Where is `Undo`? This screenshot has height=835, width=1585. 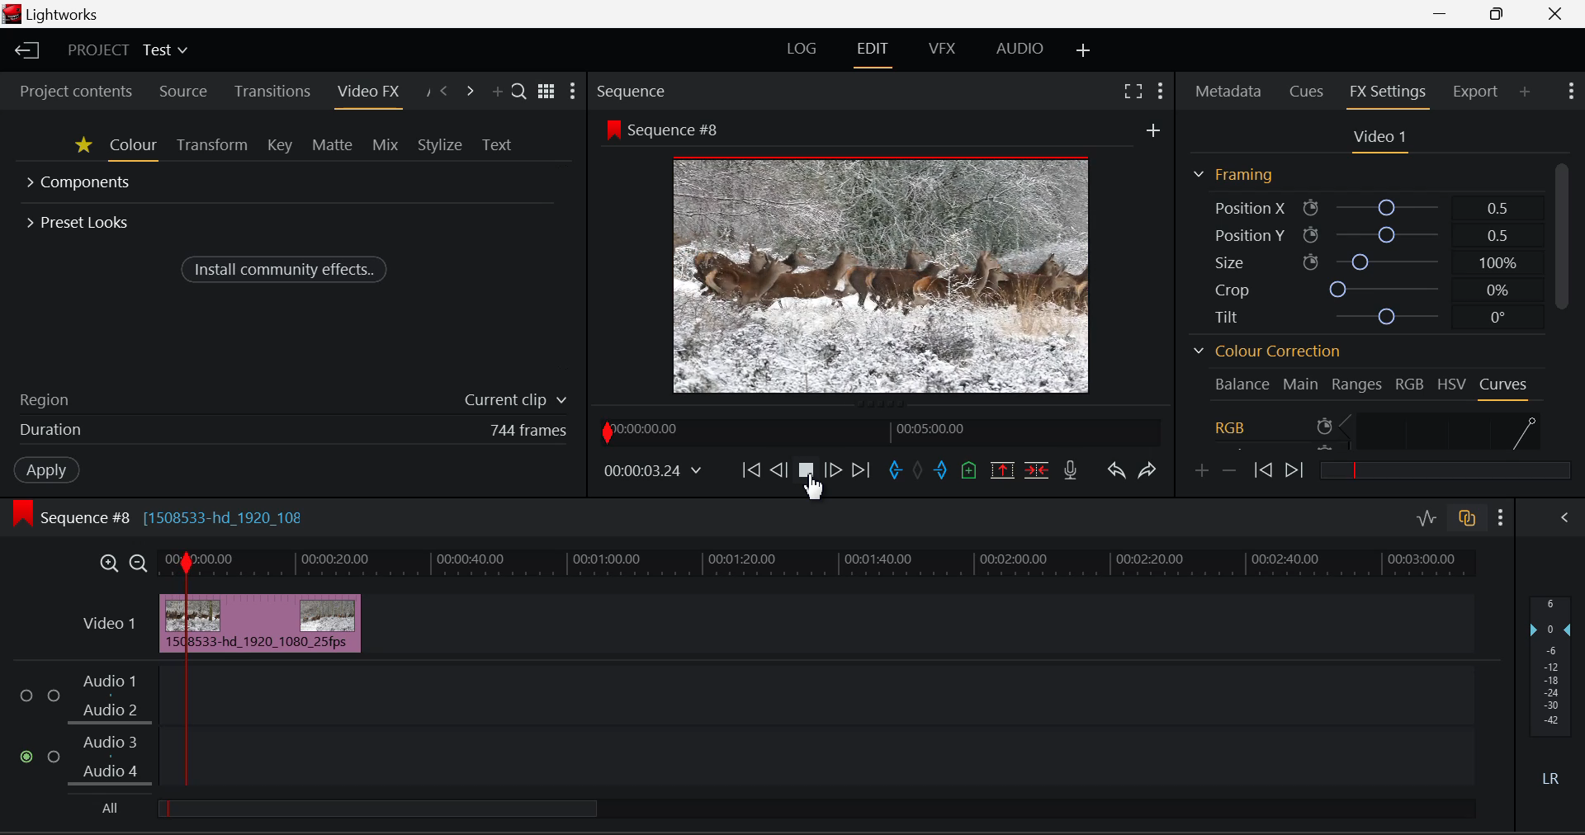 Undo is located at coordinates (1116, 473).